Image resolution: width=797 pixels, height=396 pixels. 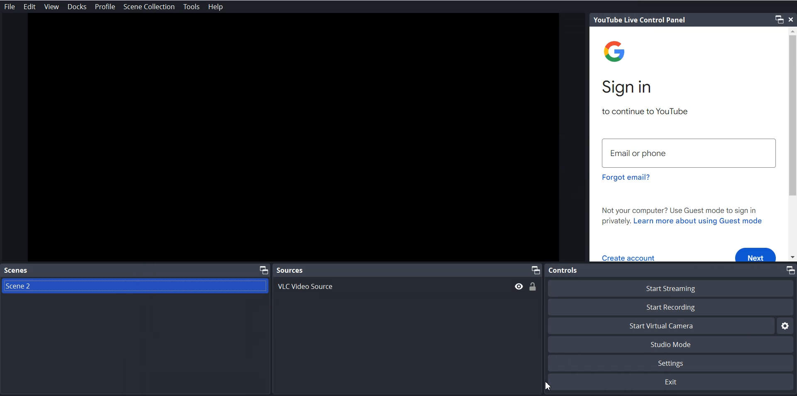 What do you see at coordinates (563, 270) in the screenshot?
I see `Contols` at bounding box center [563, 270].